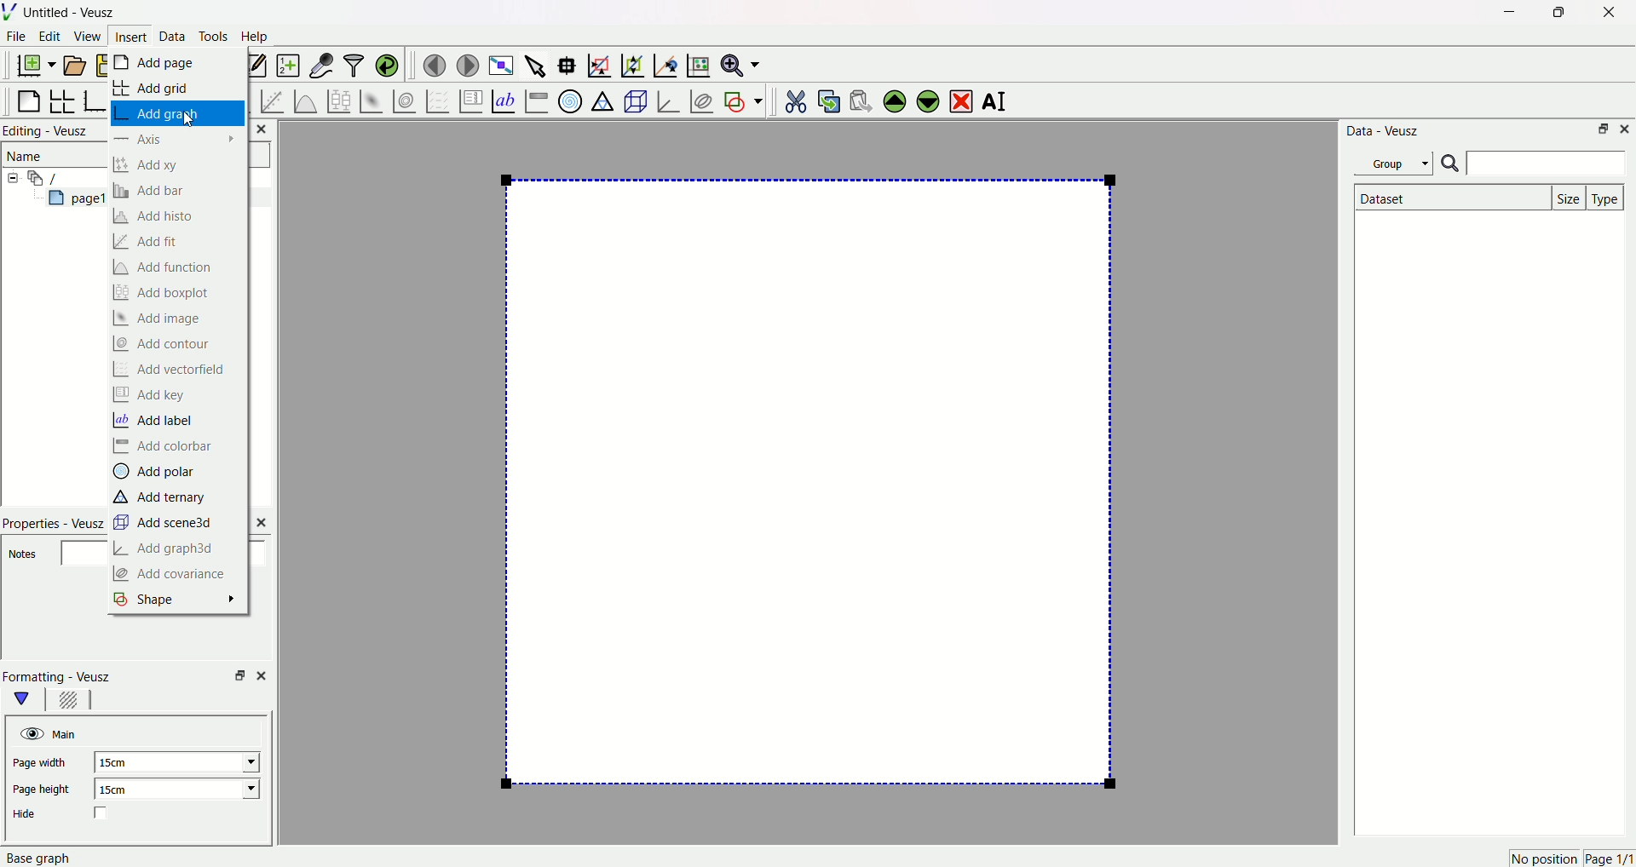  What do you see at coordinates (13, 13) in the screenshot?
I see `Logo` at bounding box center [13, 13].